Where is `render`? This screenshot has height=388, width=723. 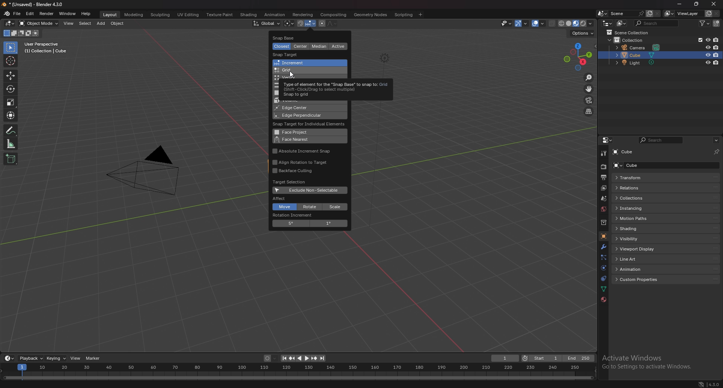 render is located at coordinates (603, 167).